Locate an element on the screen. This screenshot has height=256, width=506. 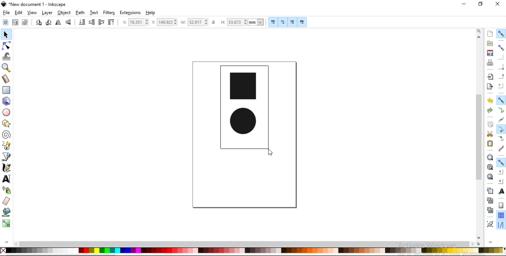
vertical coordinate of selection is located at coordinates (164, 23).